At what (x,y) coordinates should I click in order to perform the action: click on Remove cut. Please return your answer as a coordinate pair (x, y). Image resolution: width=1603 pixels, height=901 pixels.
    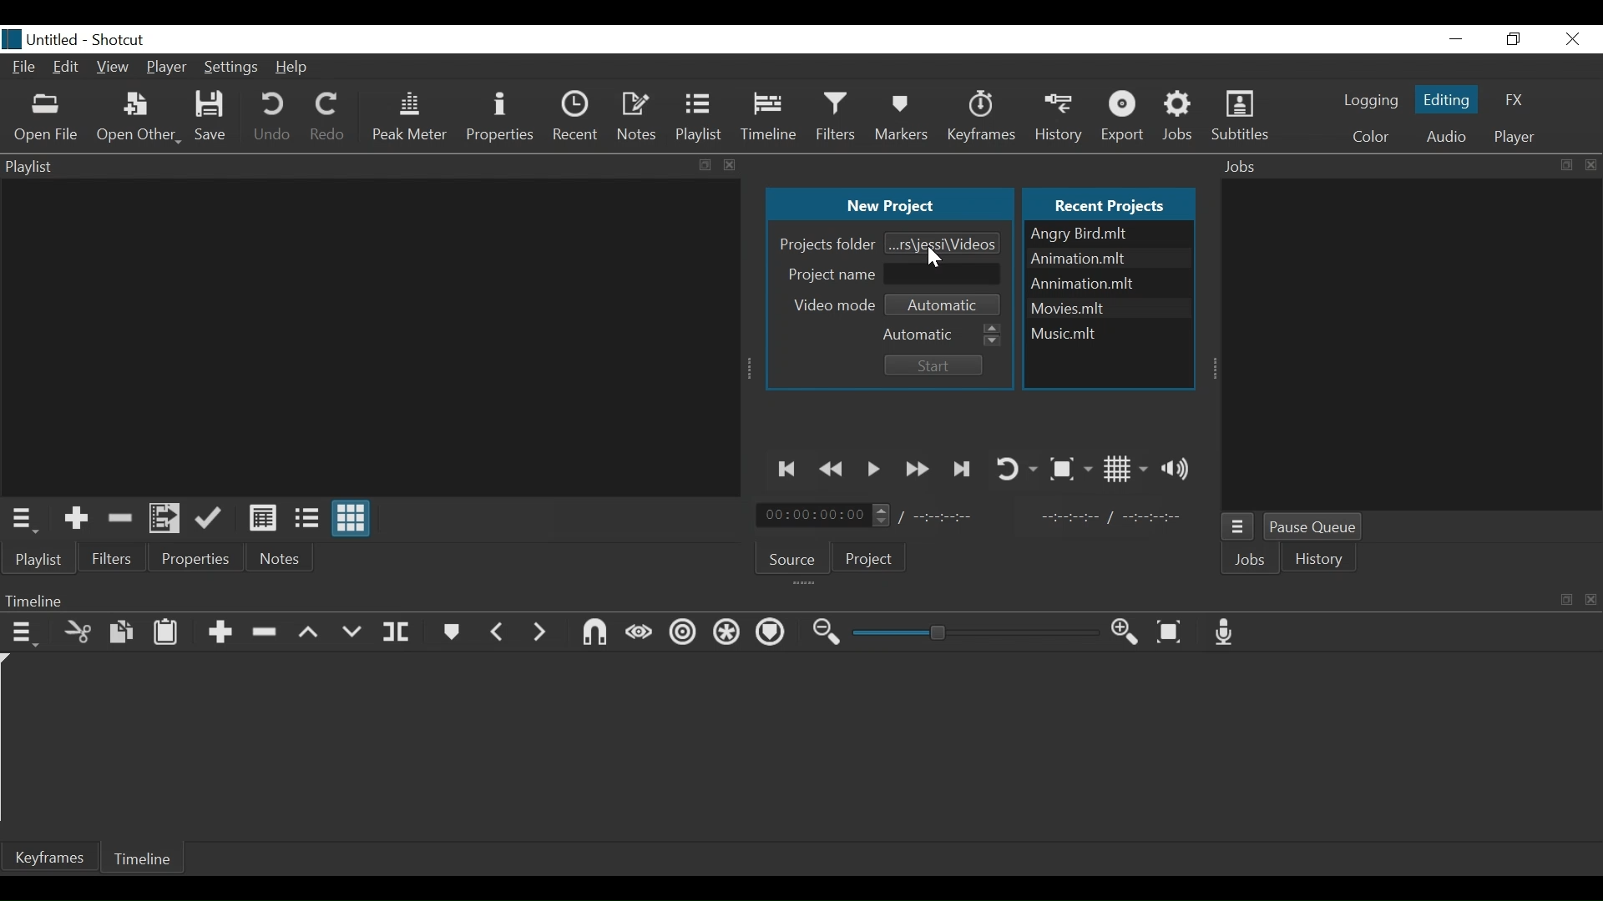
    Looking at the image, I should click on (119, 517).